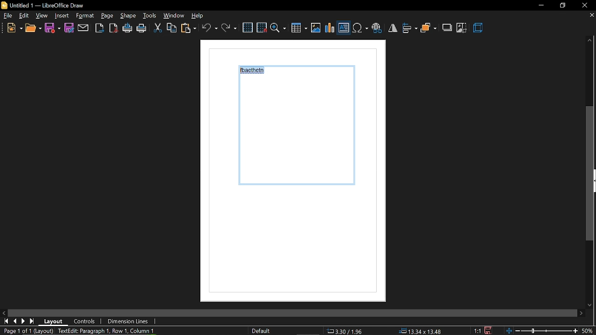 Image resolution: width=596 pixels, height=335 pixels. I want to click on shape, so click(61, 16).